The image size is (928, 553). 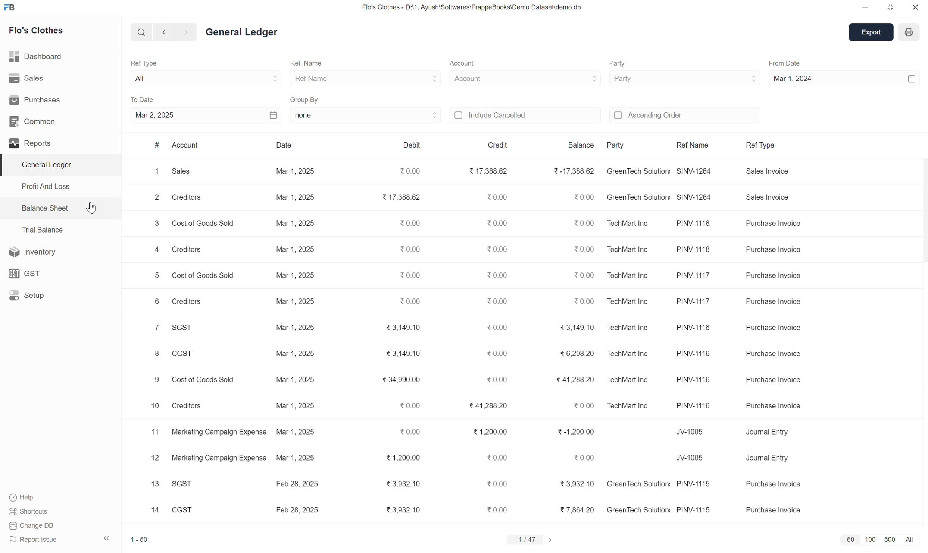 What do you see at coordinates (398, 197) in the screenshot?
I see `17,388.62` at bounding box center [398, 197].